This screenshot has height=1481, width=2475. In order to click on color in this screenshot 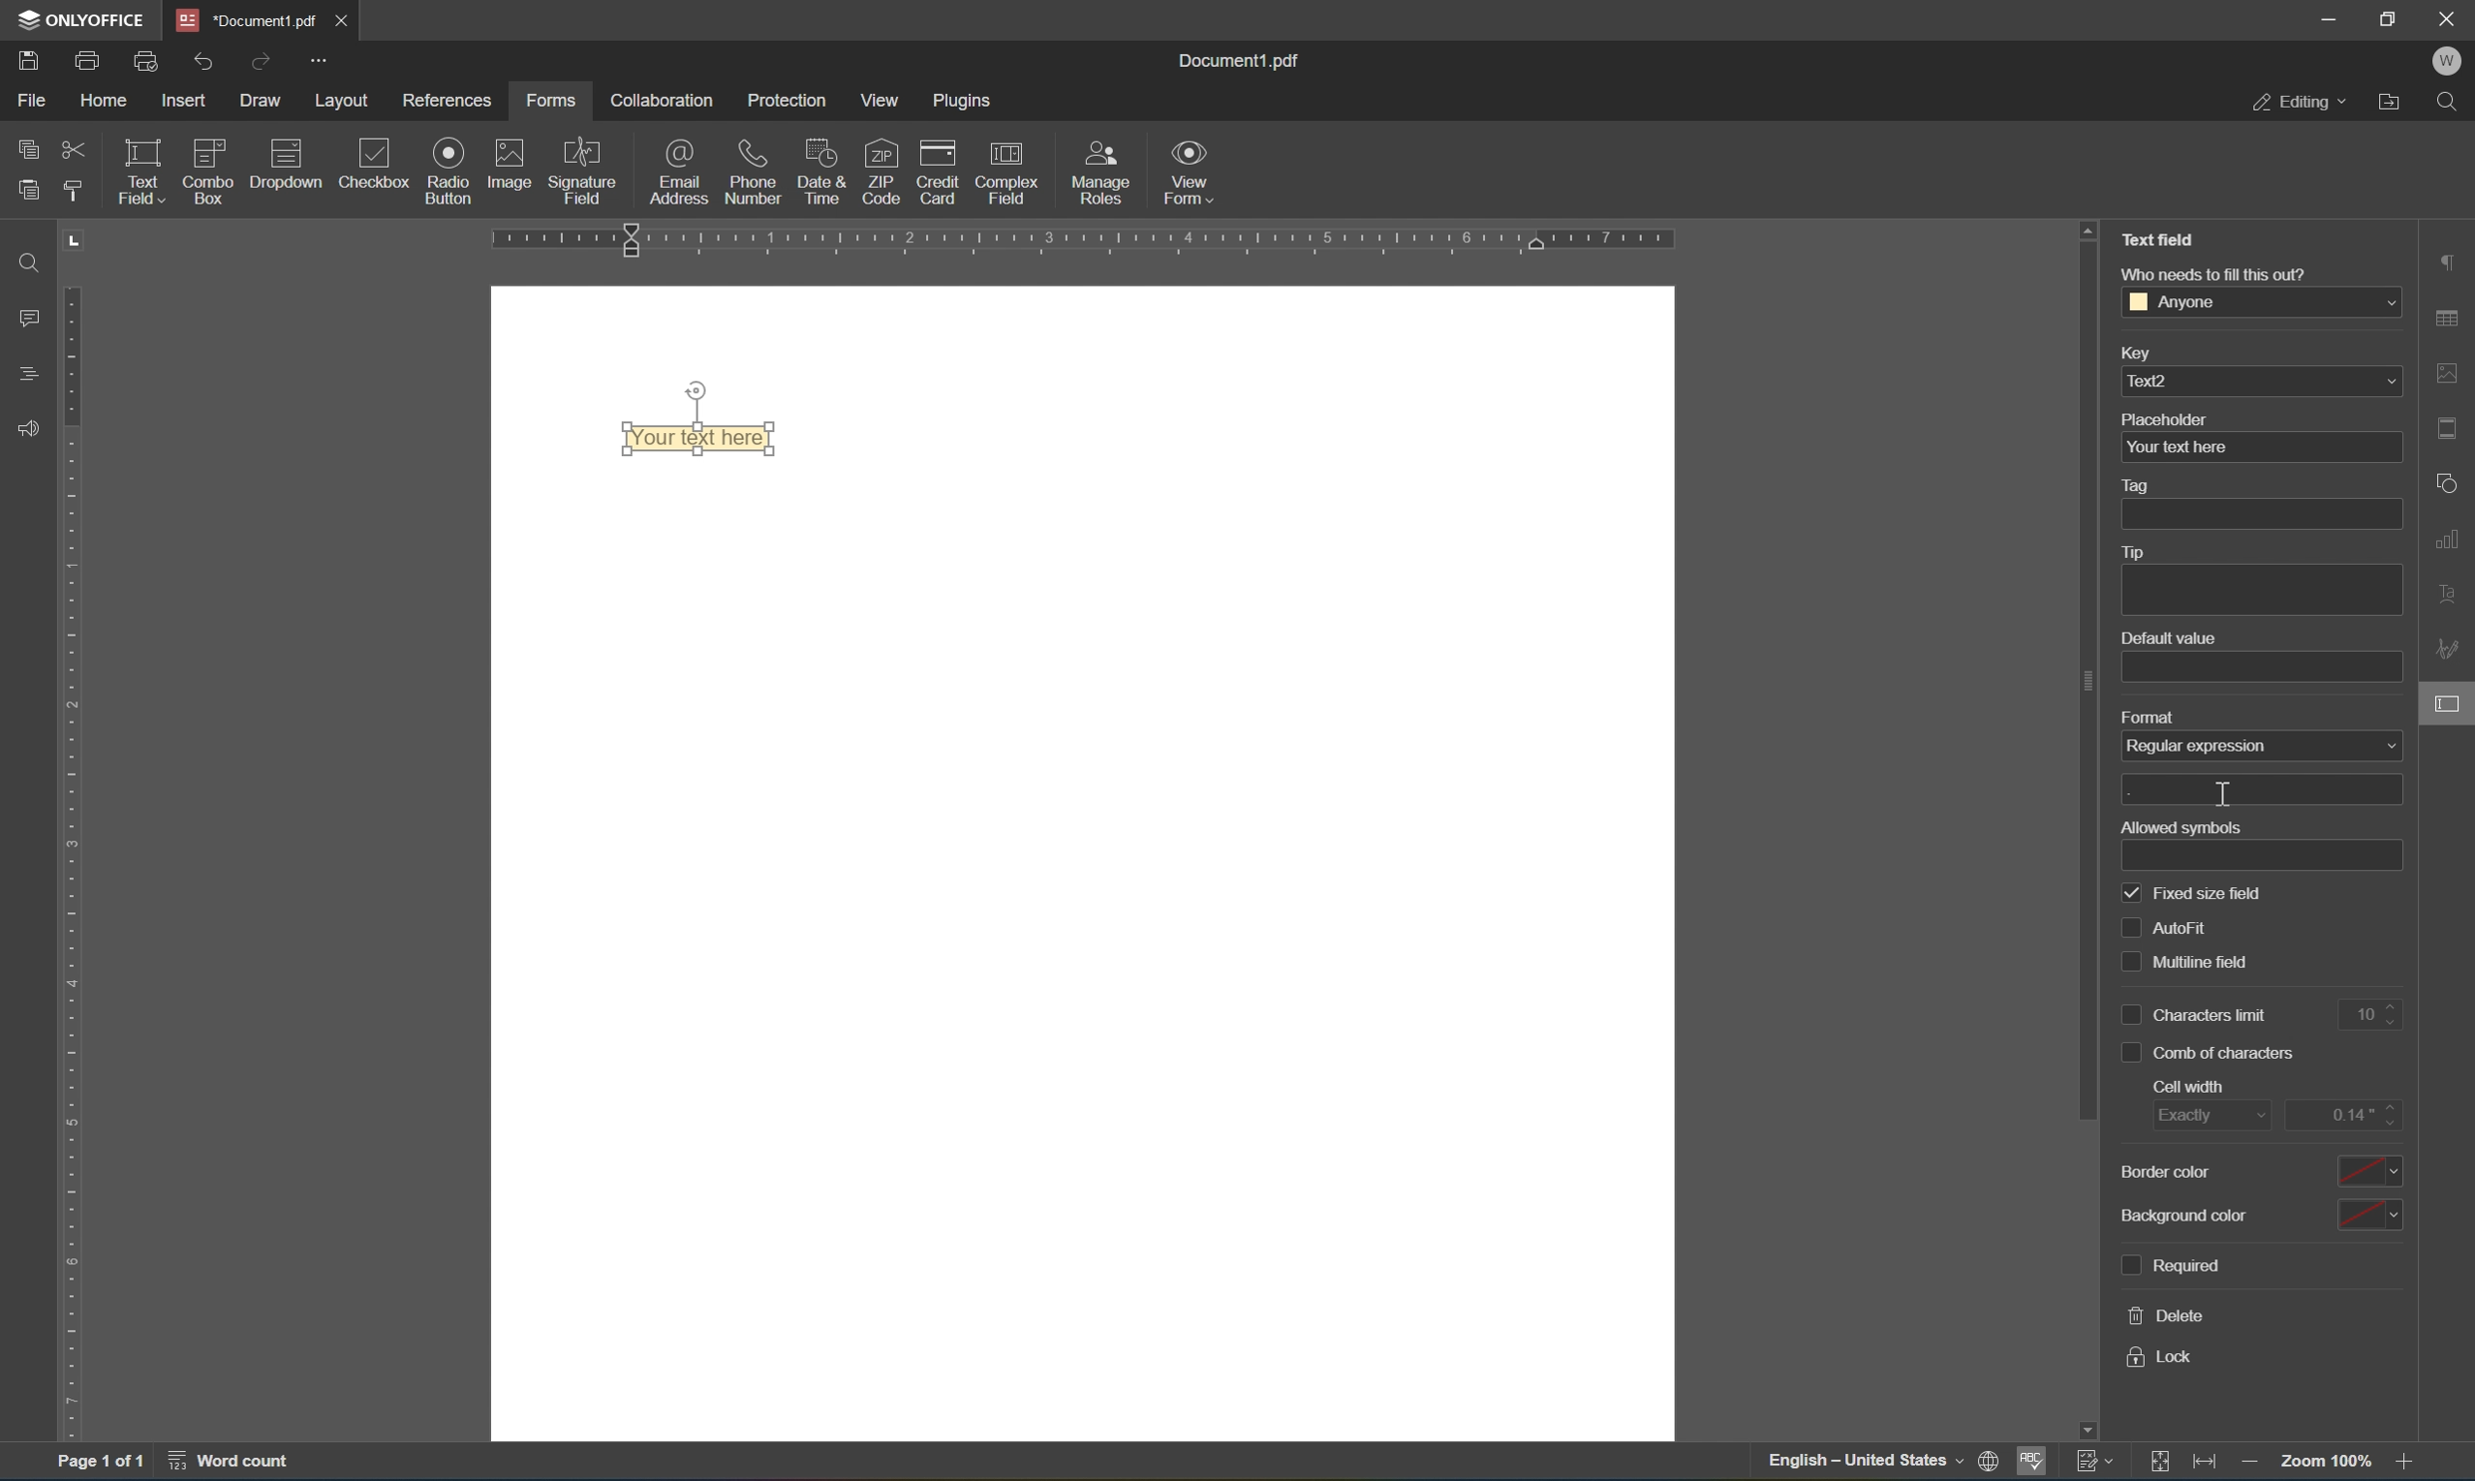, I will do `click(2368, 1217)`.